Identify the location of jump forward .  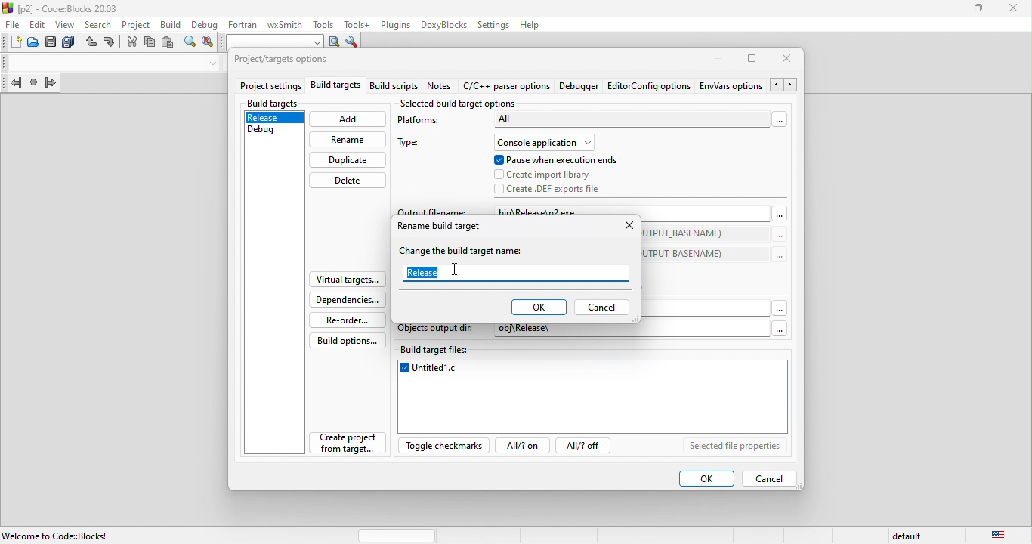
(51, 84).